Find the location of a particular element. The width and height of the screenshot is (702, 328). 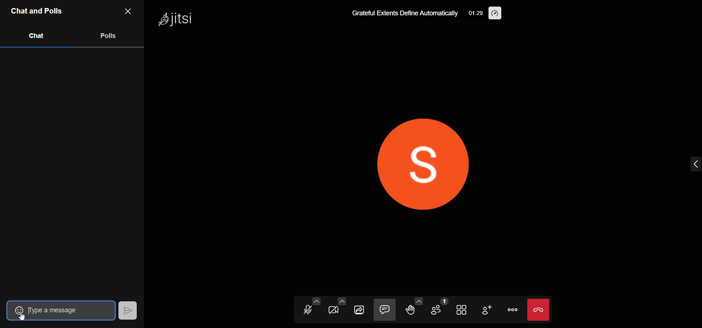

chat area is located at coordinates (72, 173).